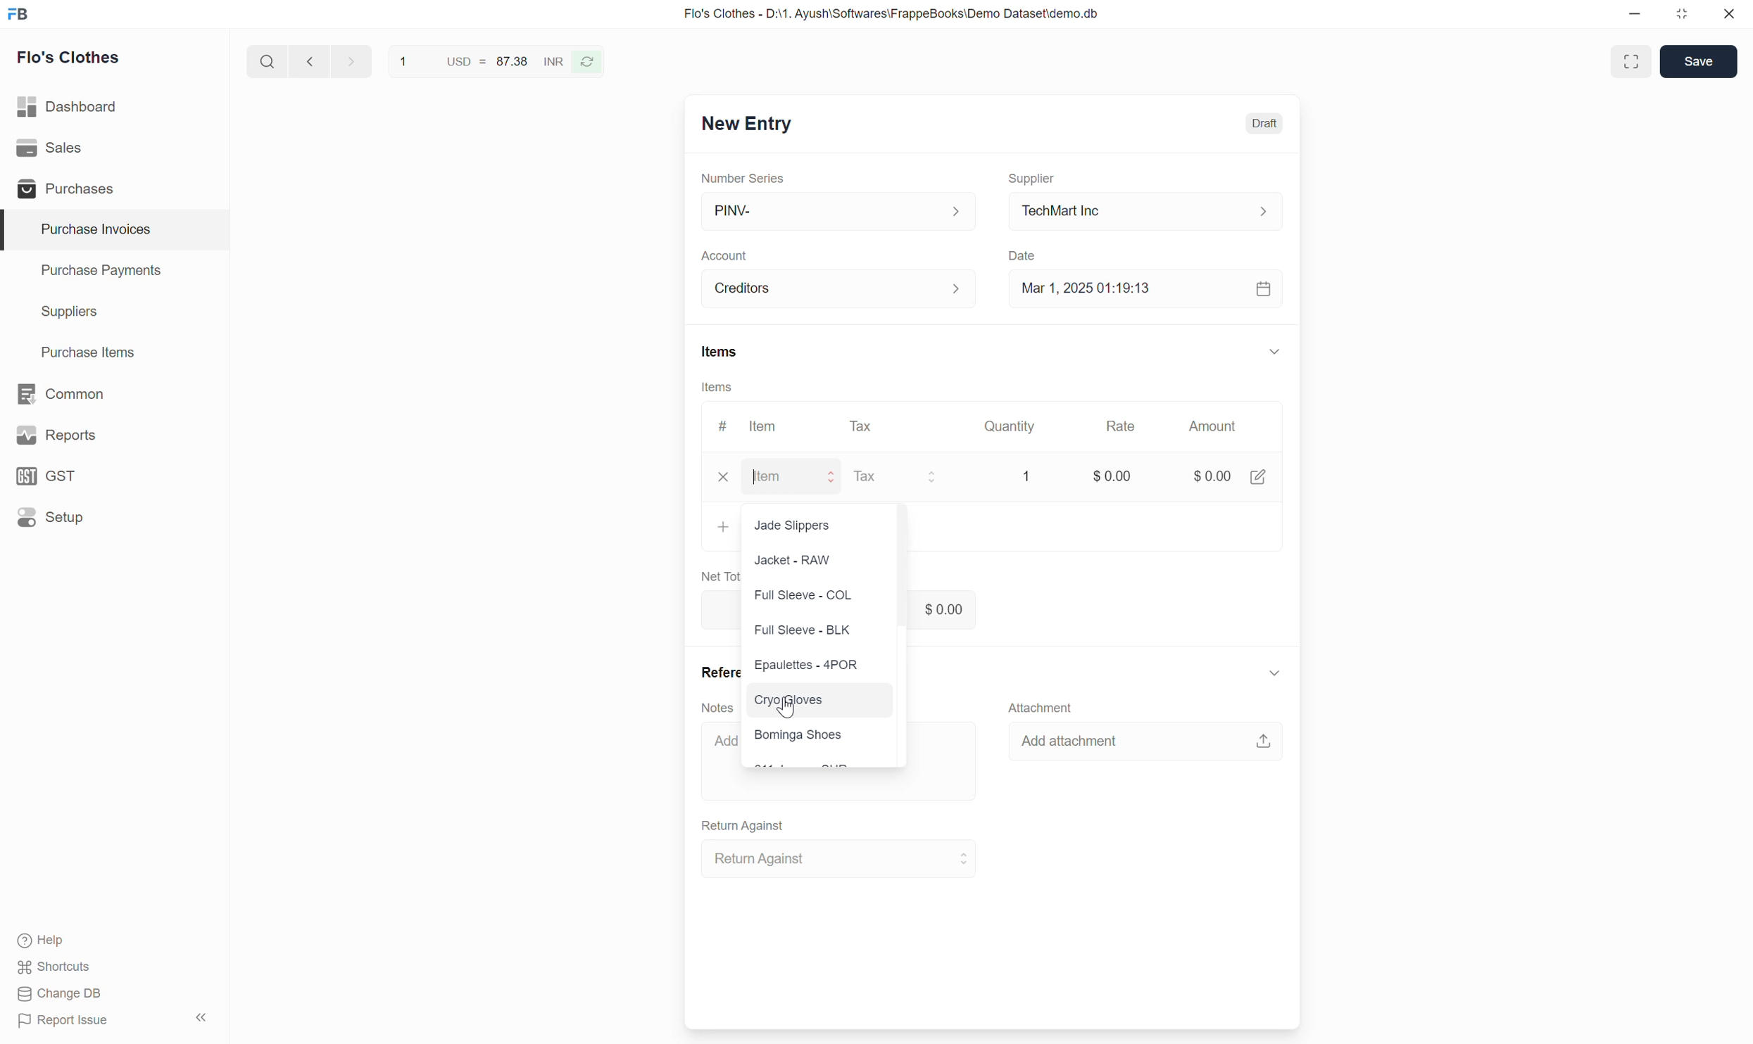 The width and height of the screenshot is (1753, 1044). I want to click on restore down, so click(1680, 17).